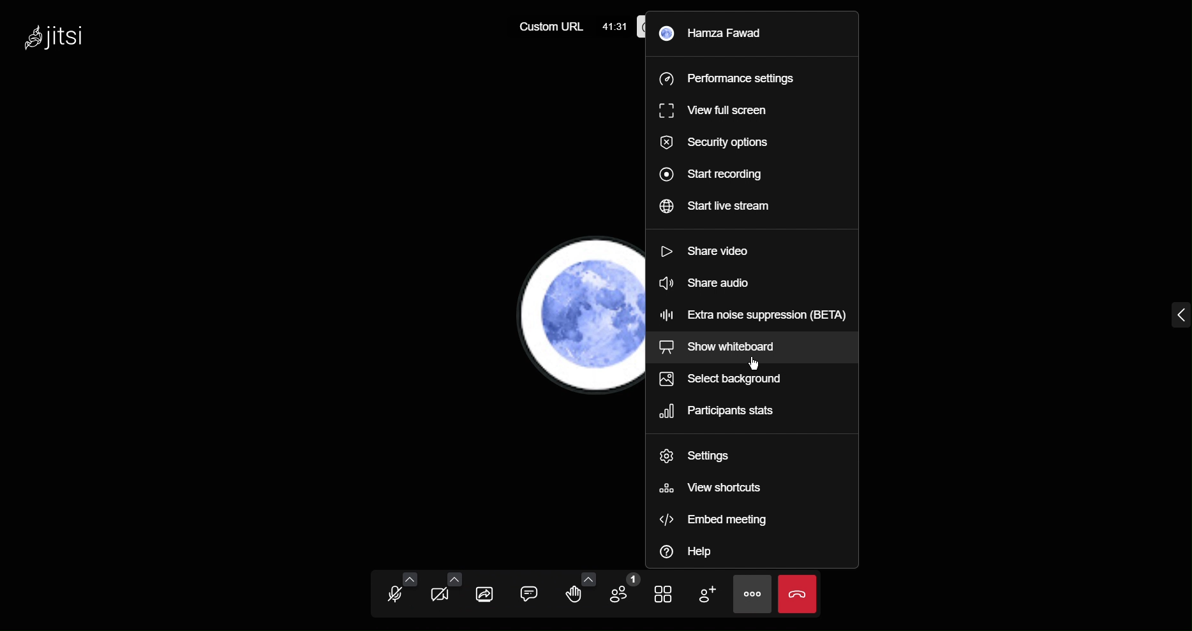 Image resolution: width=1192 pixels, height=631 pixels. What do you see at coordinates (710, 173) in the screenshot?
I see `Start exploring` at bounding box center [710, 173].